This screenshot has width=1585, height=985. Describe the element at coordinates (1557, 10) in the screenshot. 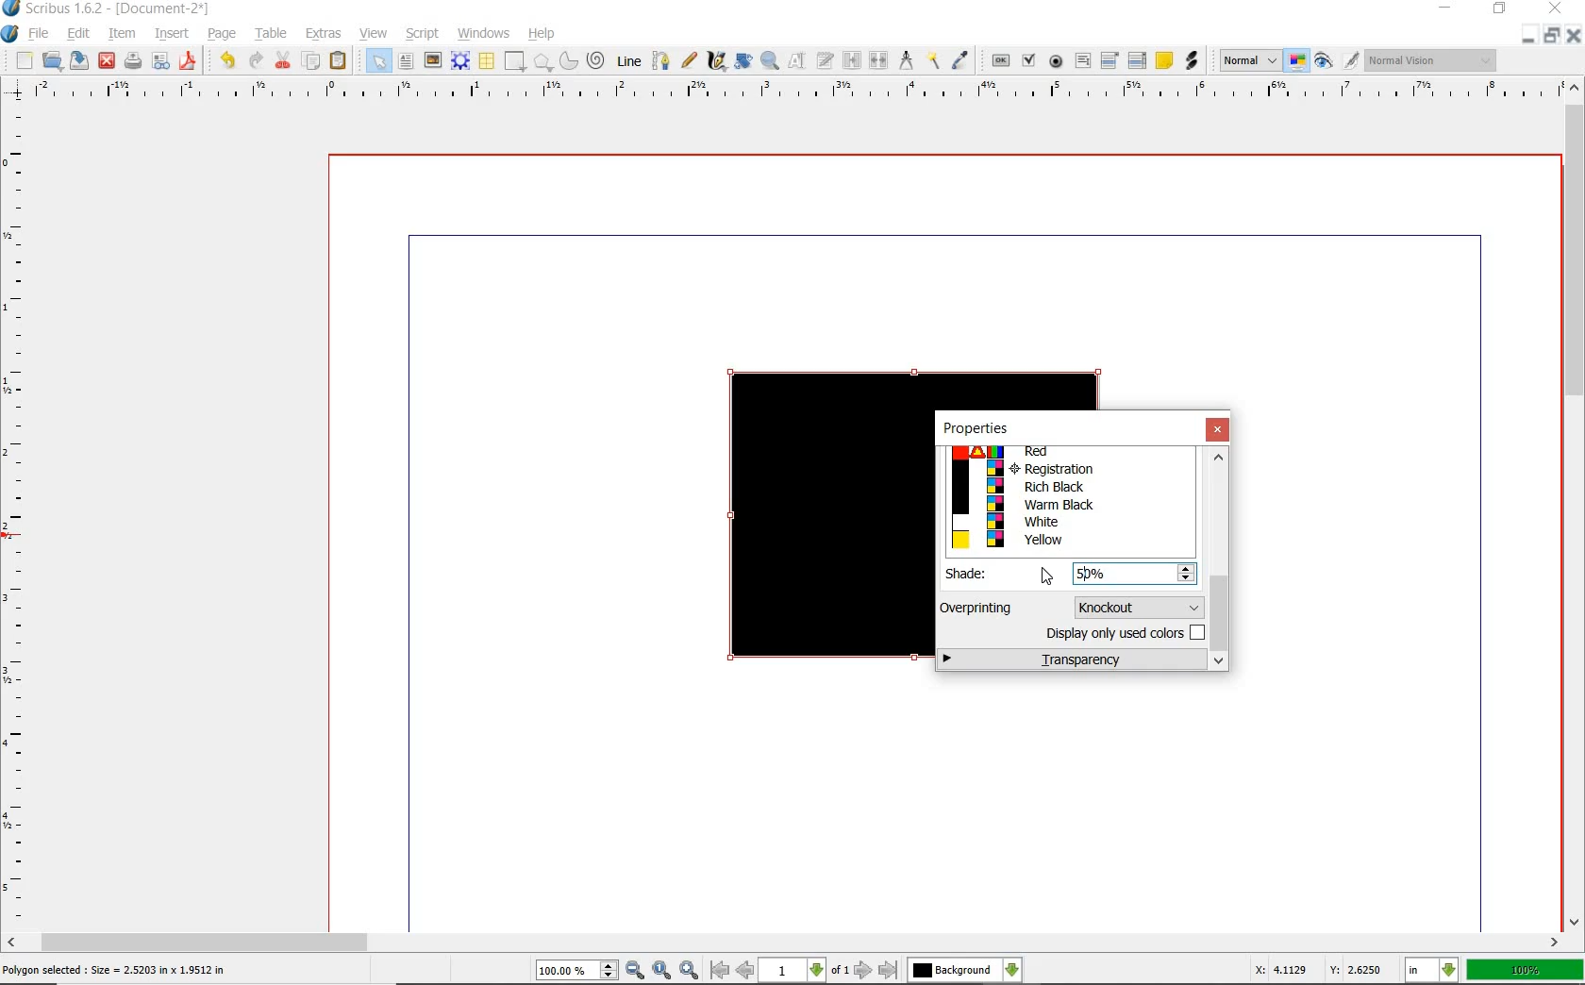

I see `CLOSE` at that location.